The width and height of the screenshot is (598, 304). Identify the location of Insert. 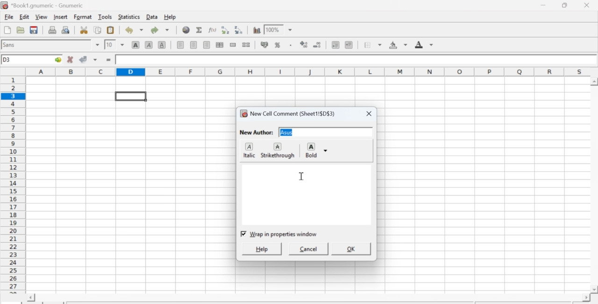
(61, 16).